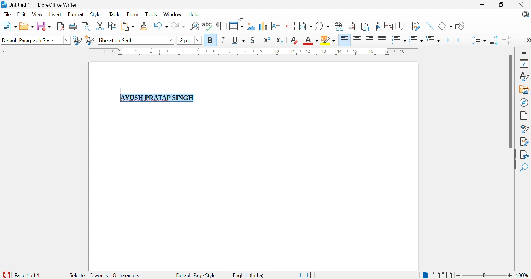 The image size is (531, 279). What do you see at coordinates (526, 15) in the screenshot?
I see `LibreOffice Update Available` at bounding box center [526, 15].